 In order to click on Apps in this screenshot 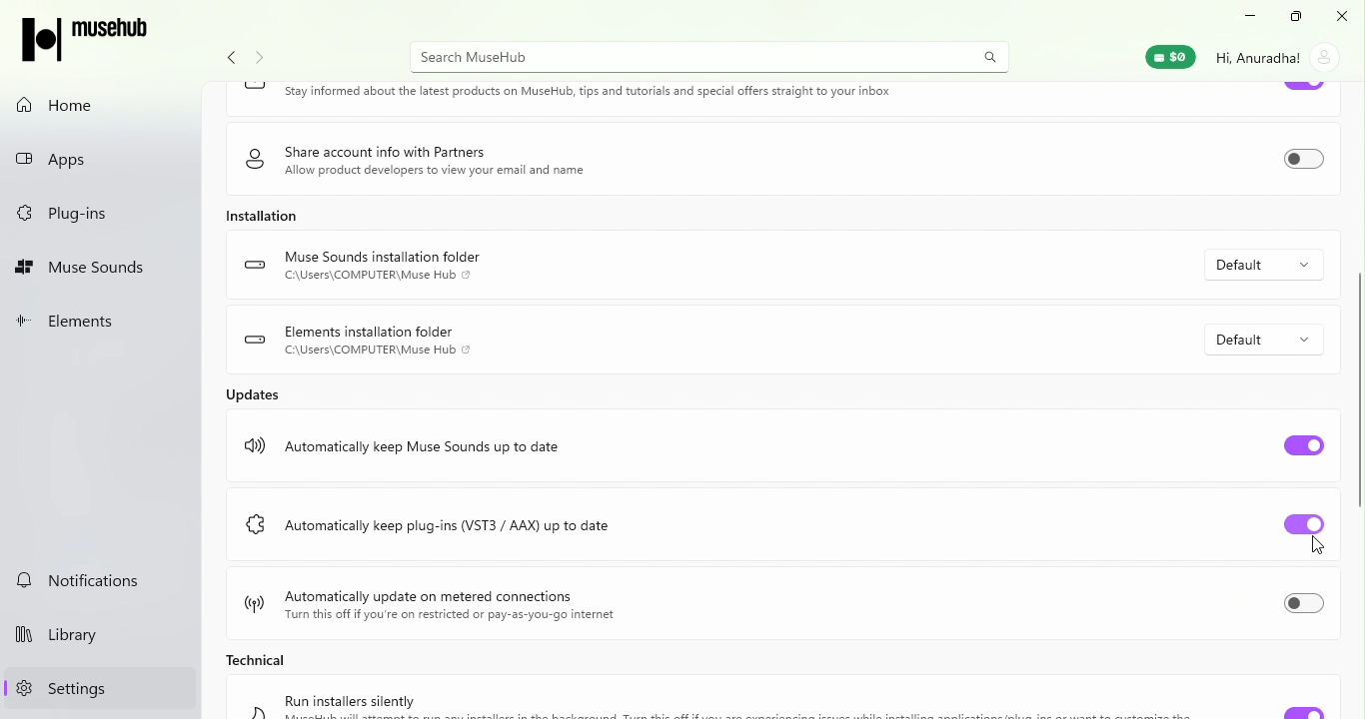, I will do `click(99, 164)`.